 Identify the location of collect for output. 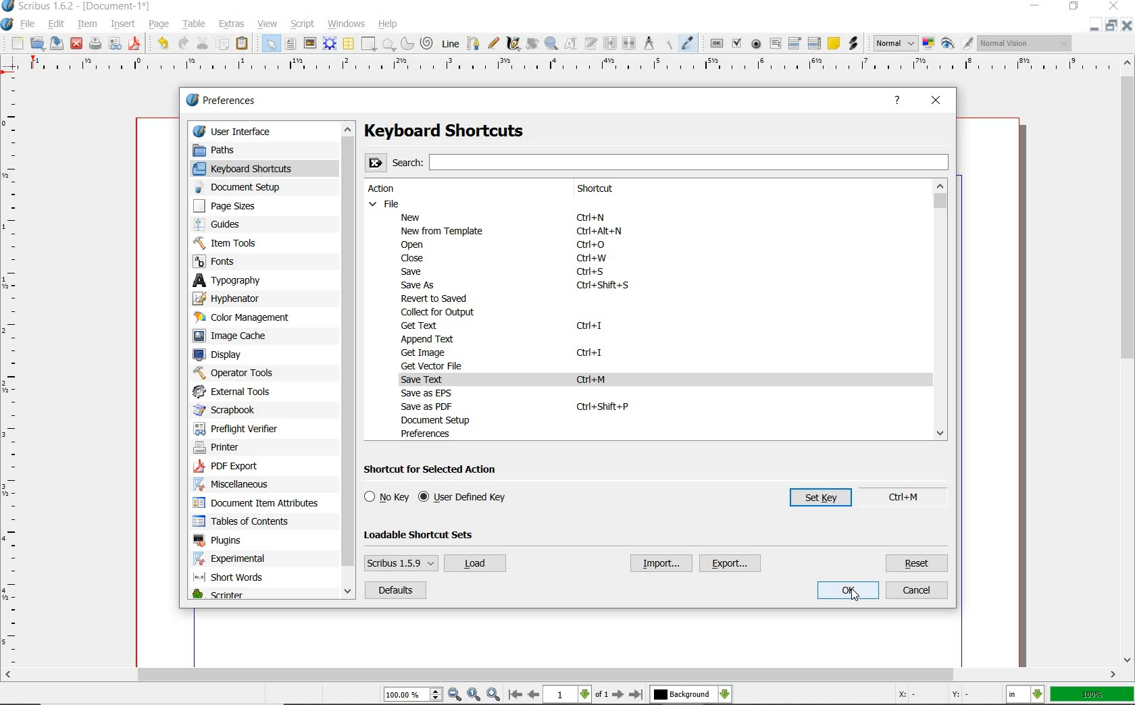
(440, 312).